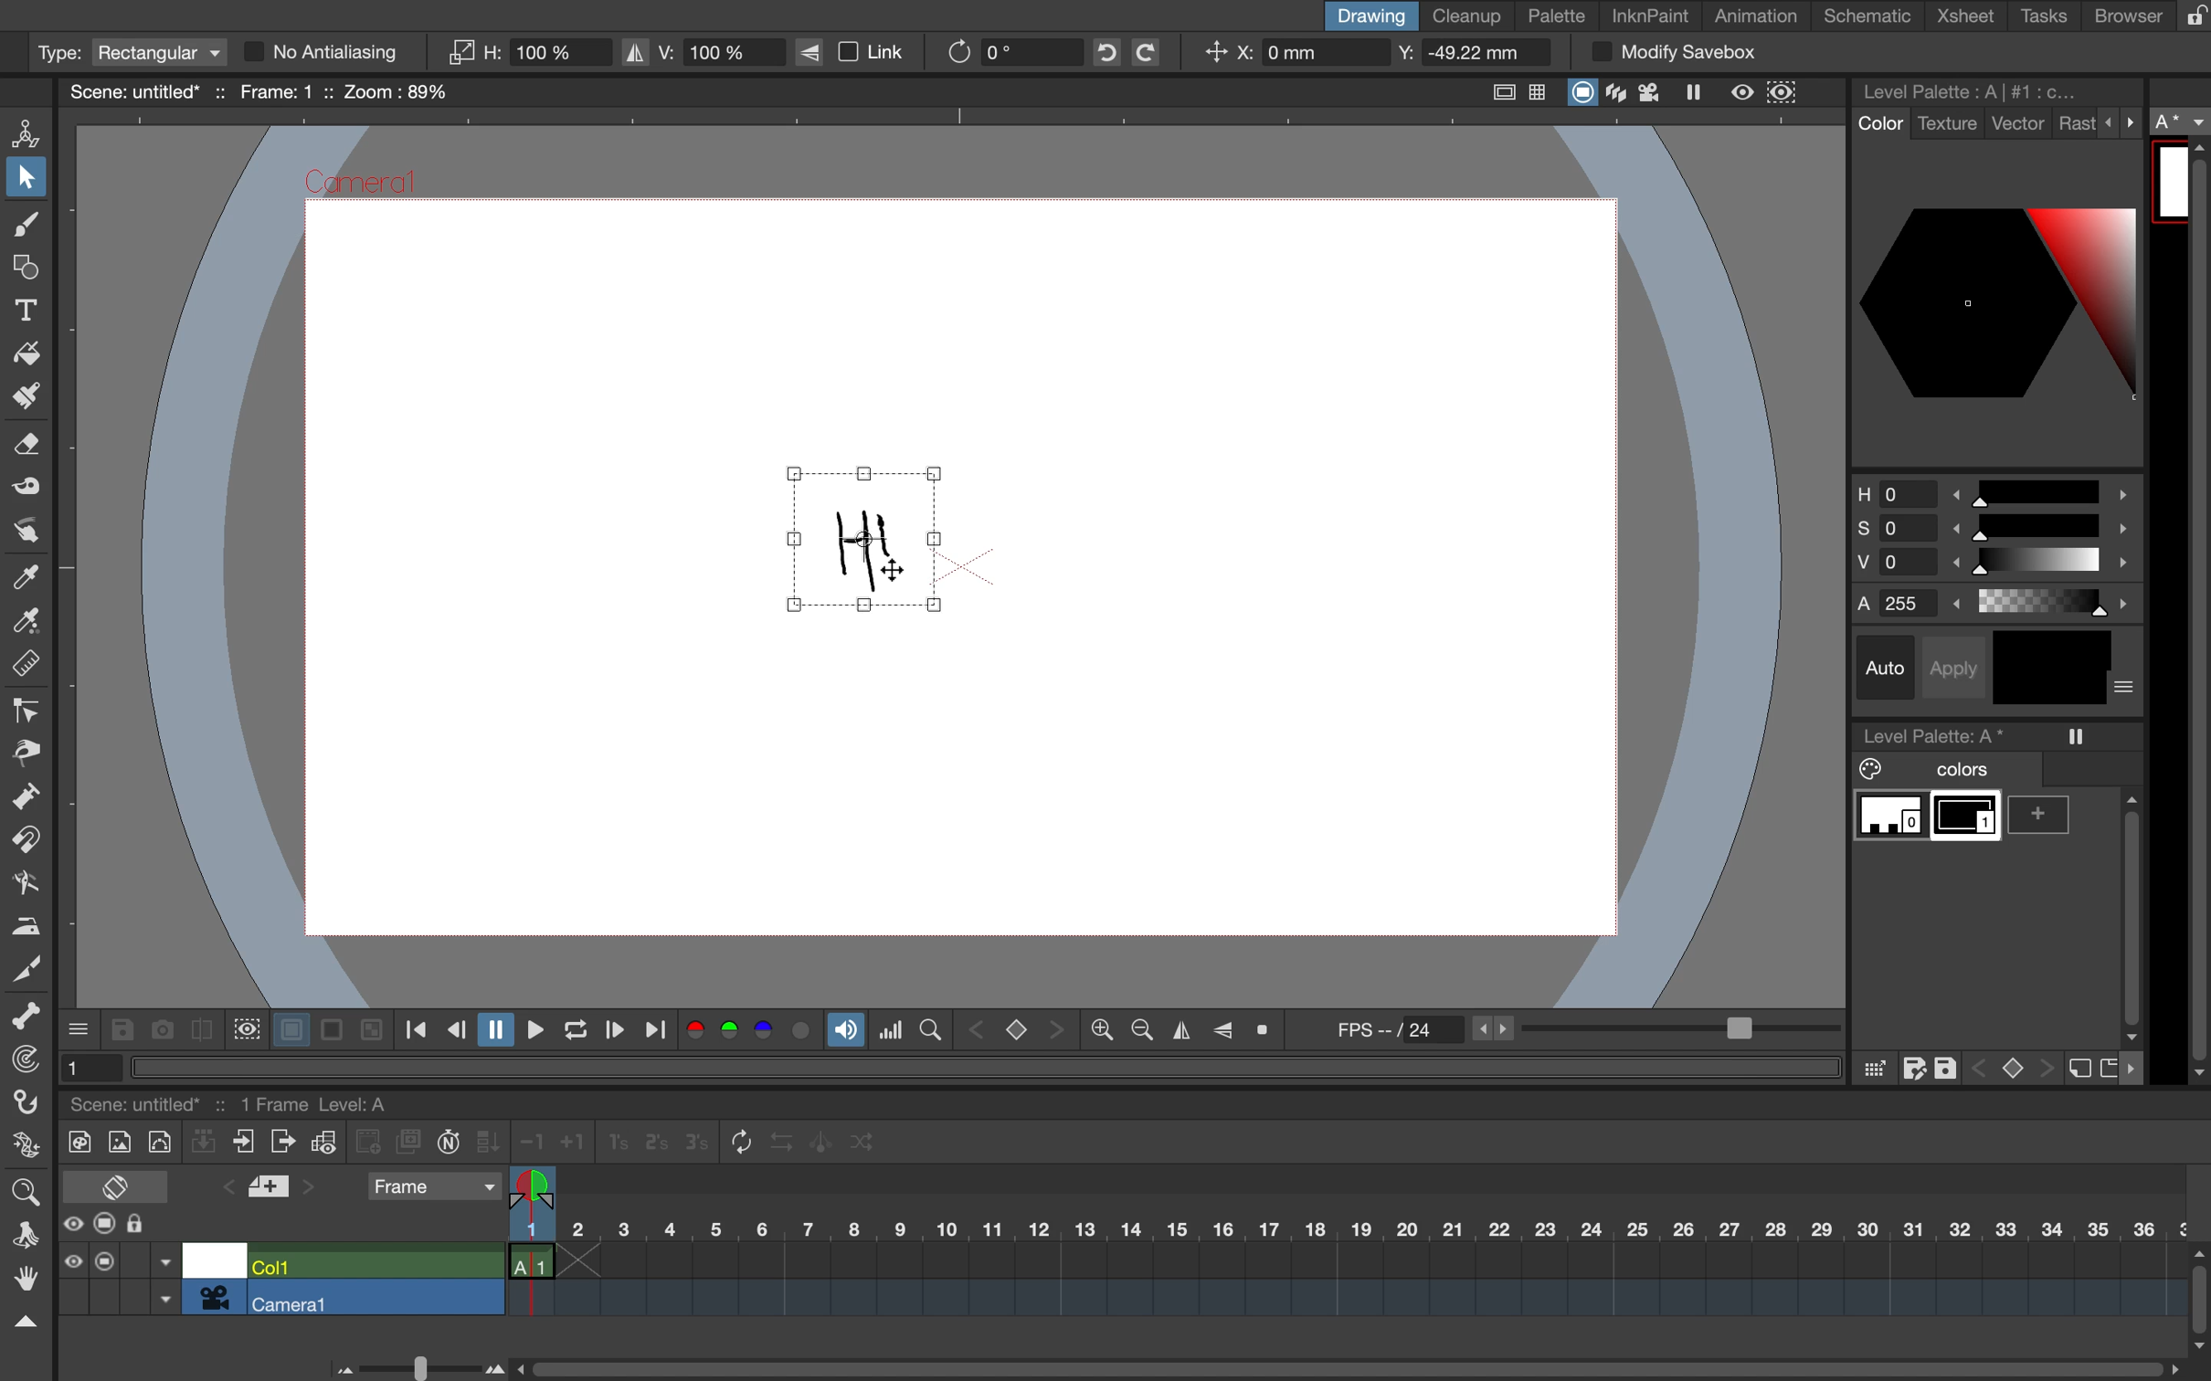 Image resolution: width=2211 pixels, height=1381 pixels. I want to click on compare to snapshot, so click(201, 1034).